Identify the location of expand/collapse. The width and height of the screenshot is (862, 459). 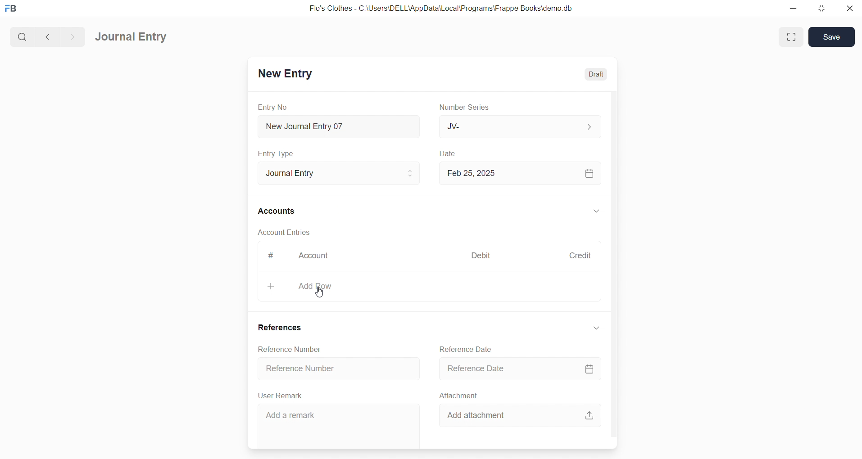
(595, 328).